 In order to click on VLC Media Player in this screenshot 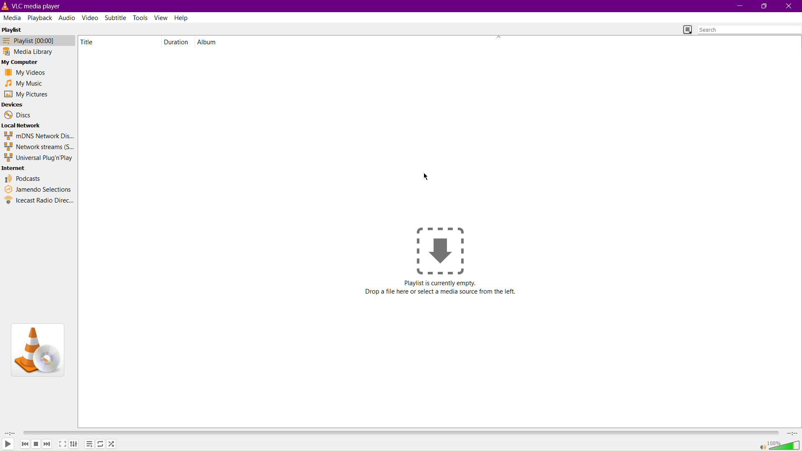, I will do `click(41, 5)`.